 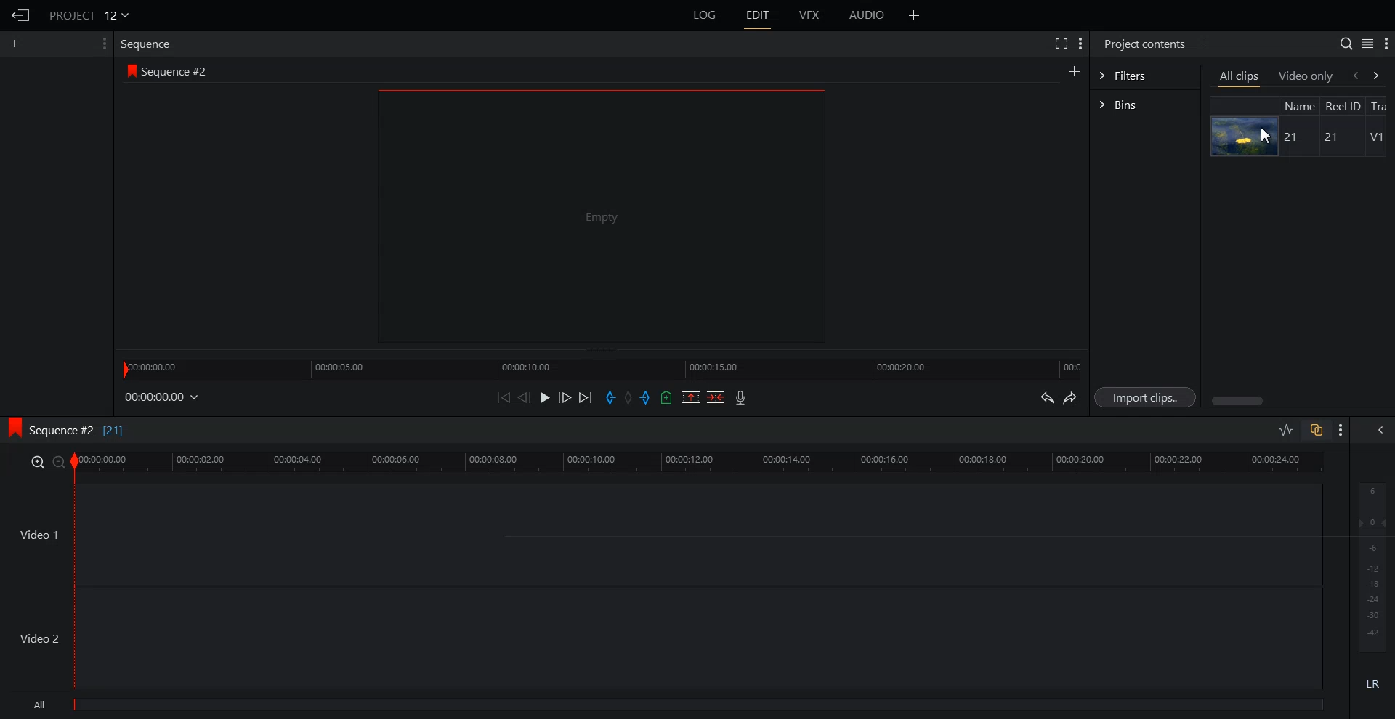 What do you see at coordinates (104, 44) in the screenshot?
I see `Show Setting Menu` at bounding box center [104, 44].